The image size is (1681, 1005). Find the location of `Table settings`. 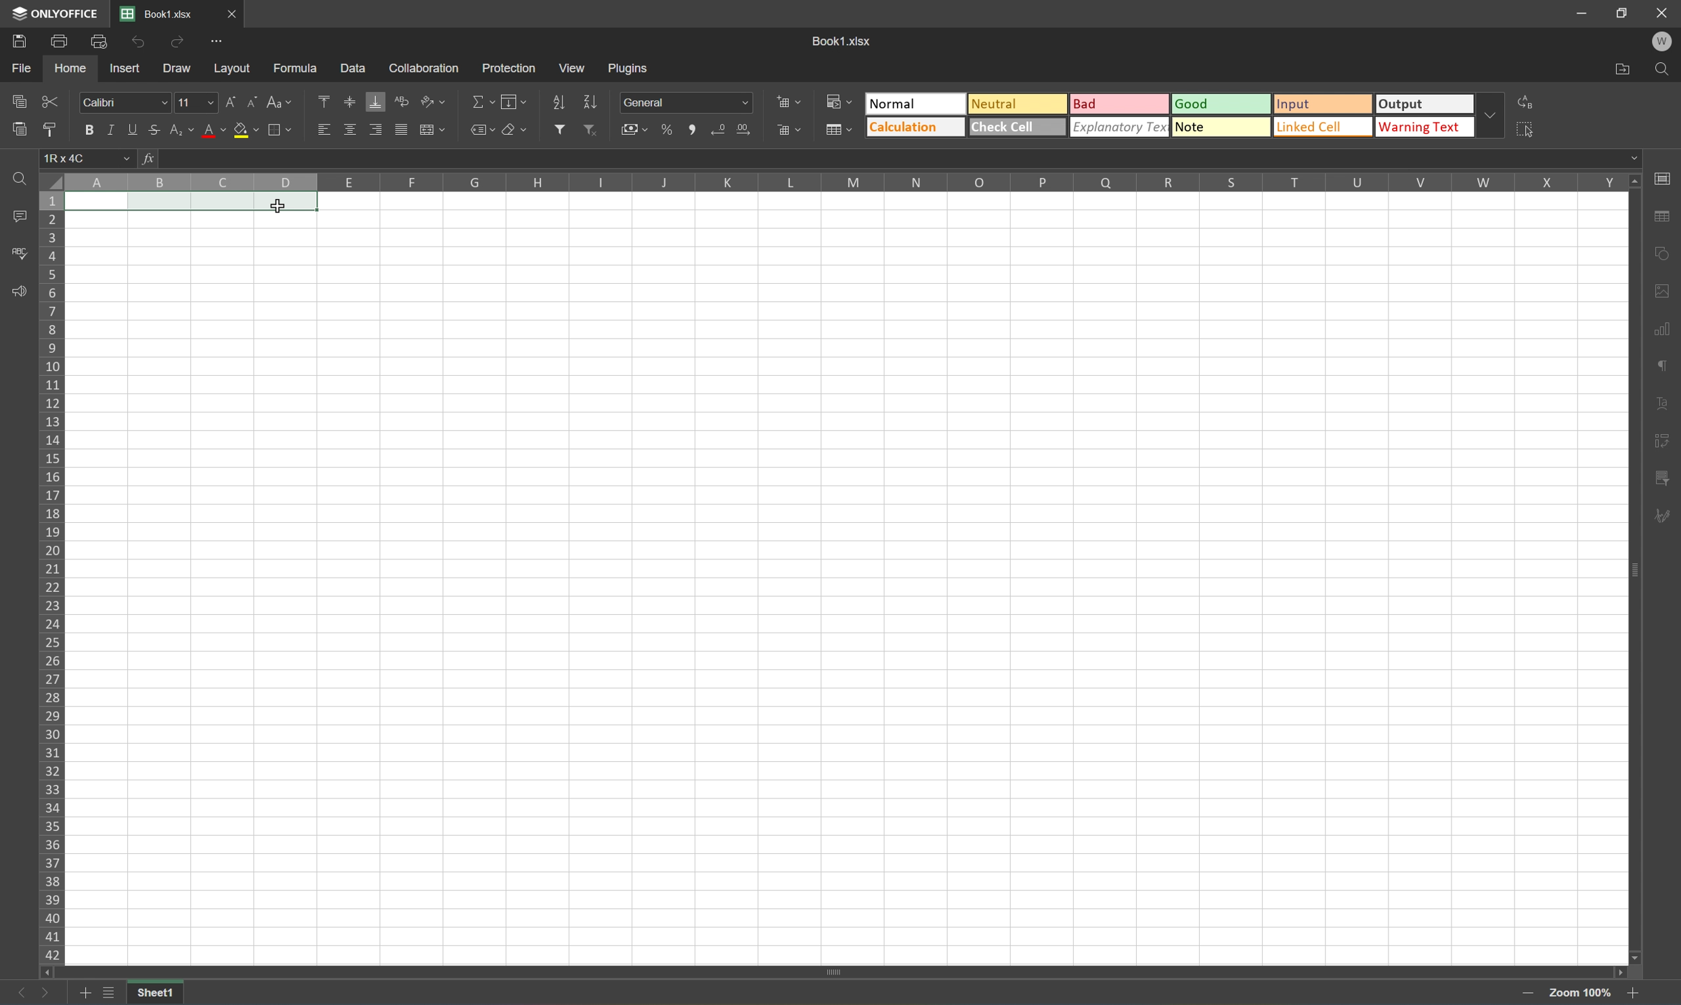

Table settings is located at coordinates (1661, 219).